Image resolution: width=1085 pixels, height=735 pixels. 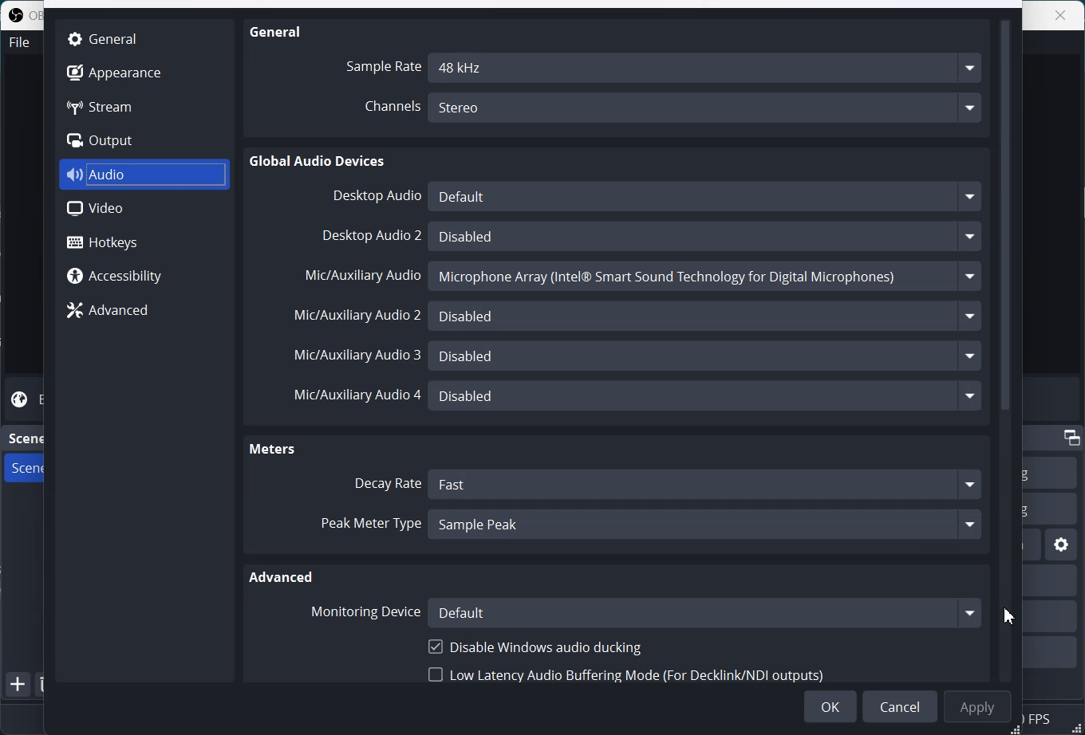 I want to click on Desktop Audio 2 , so click(x=373, y=236).